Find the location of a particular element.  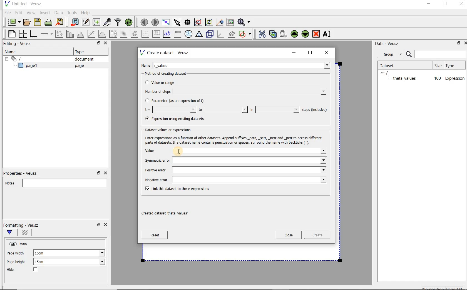

Dataset is located at coordinates (390, 65).